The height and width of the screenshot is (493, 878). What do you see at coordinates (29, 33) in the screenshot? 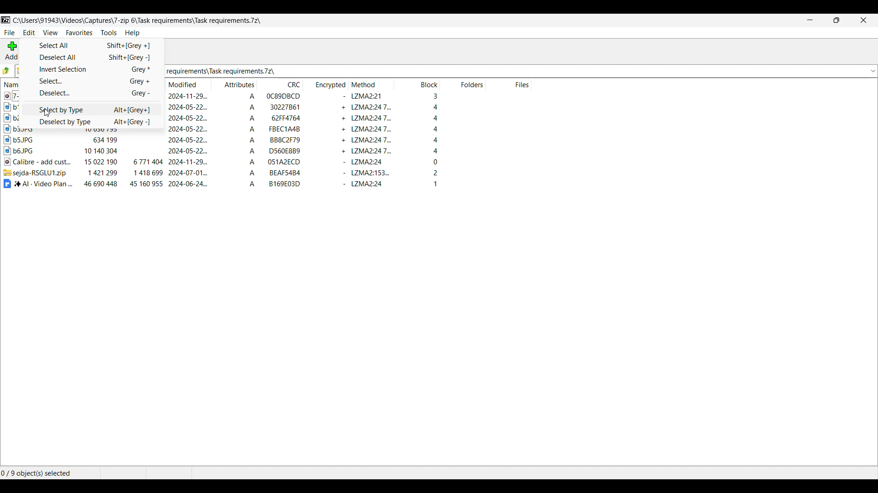
I see `Edit menu` at bounding box center [29, 33].